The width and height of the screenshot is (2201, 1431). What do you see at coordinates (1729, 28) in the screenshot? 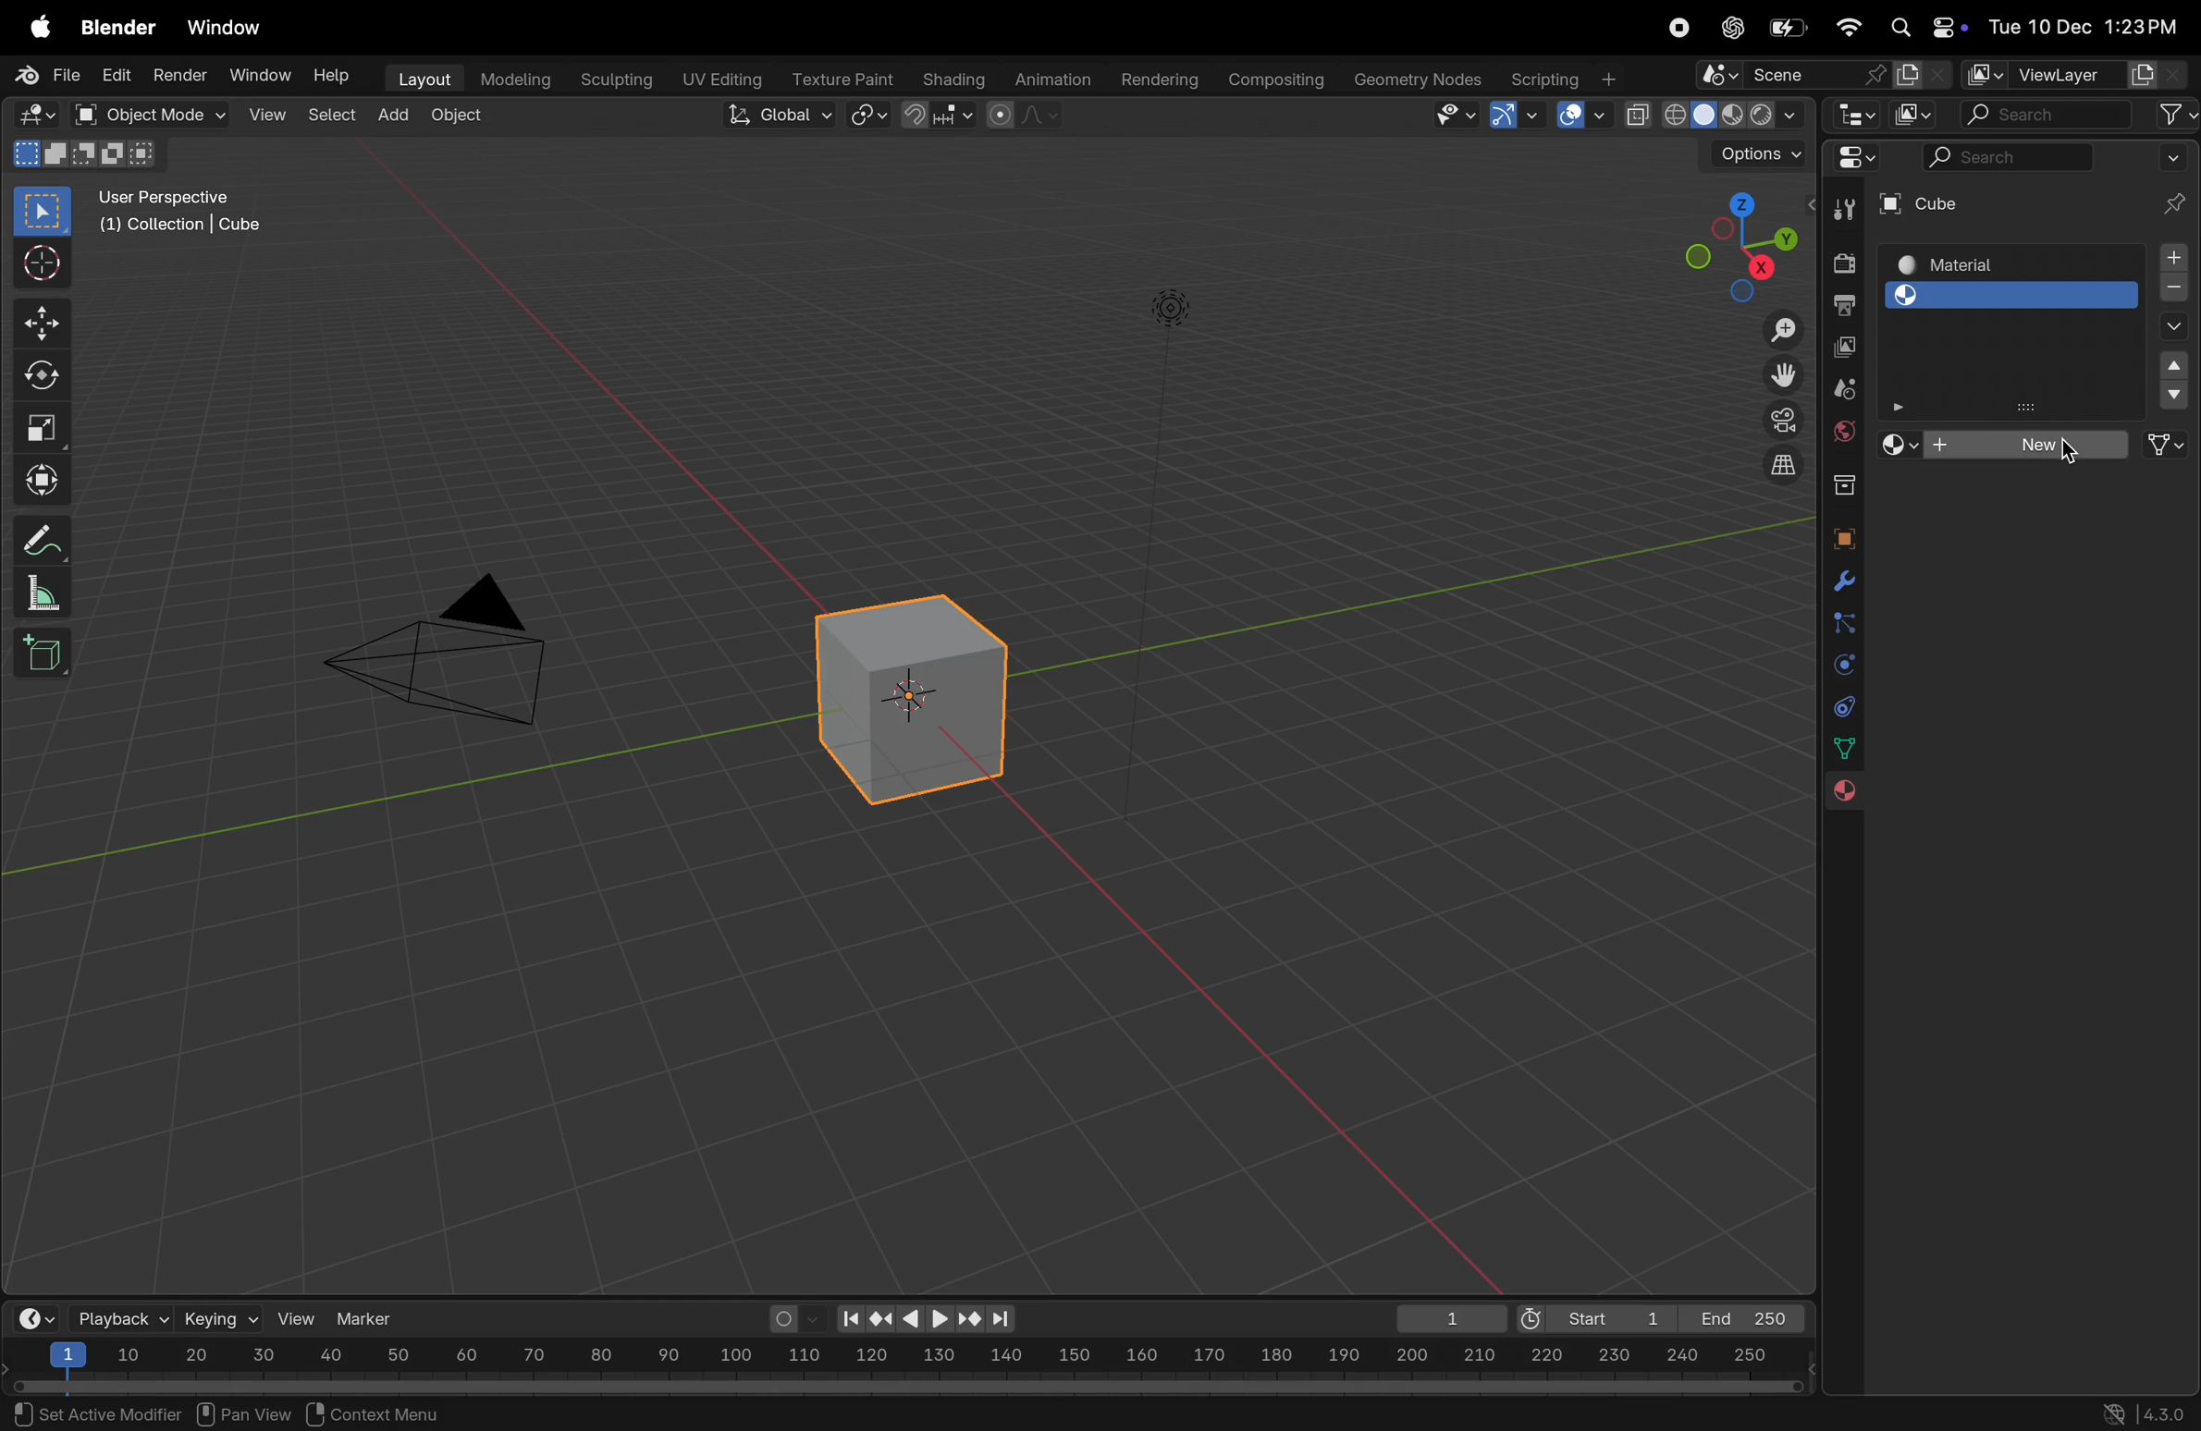
I see `chatgpt` at bounding box center [1729, 28].